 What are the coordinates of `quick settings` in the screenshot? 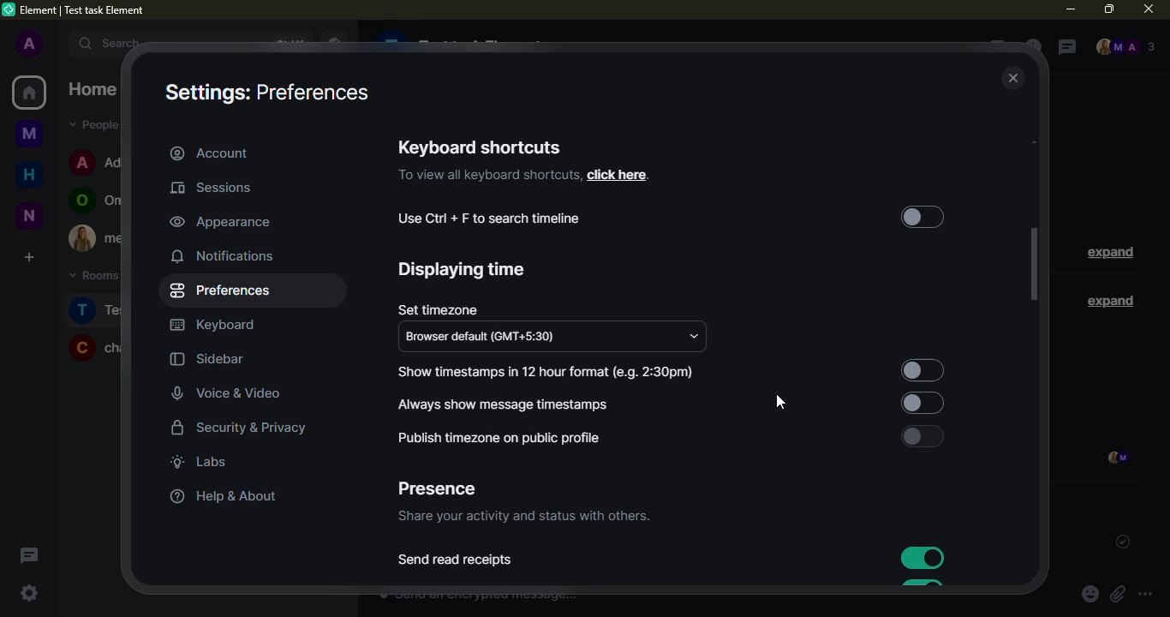 It's located at (29, 593).